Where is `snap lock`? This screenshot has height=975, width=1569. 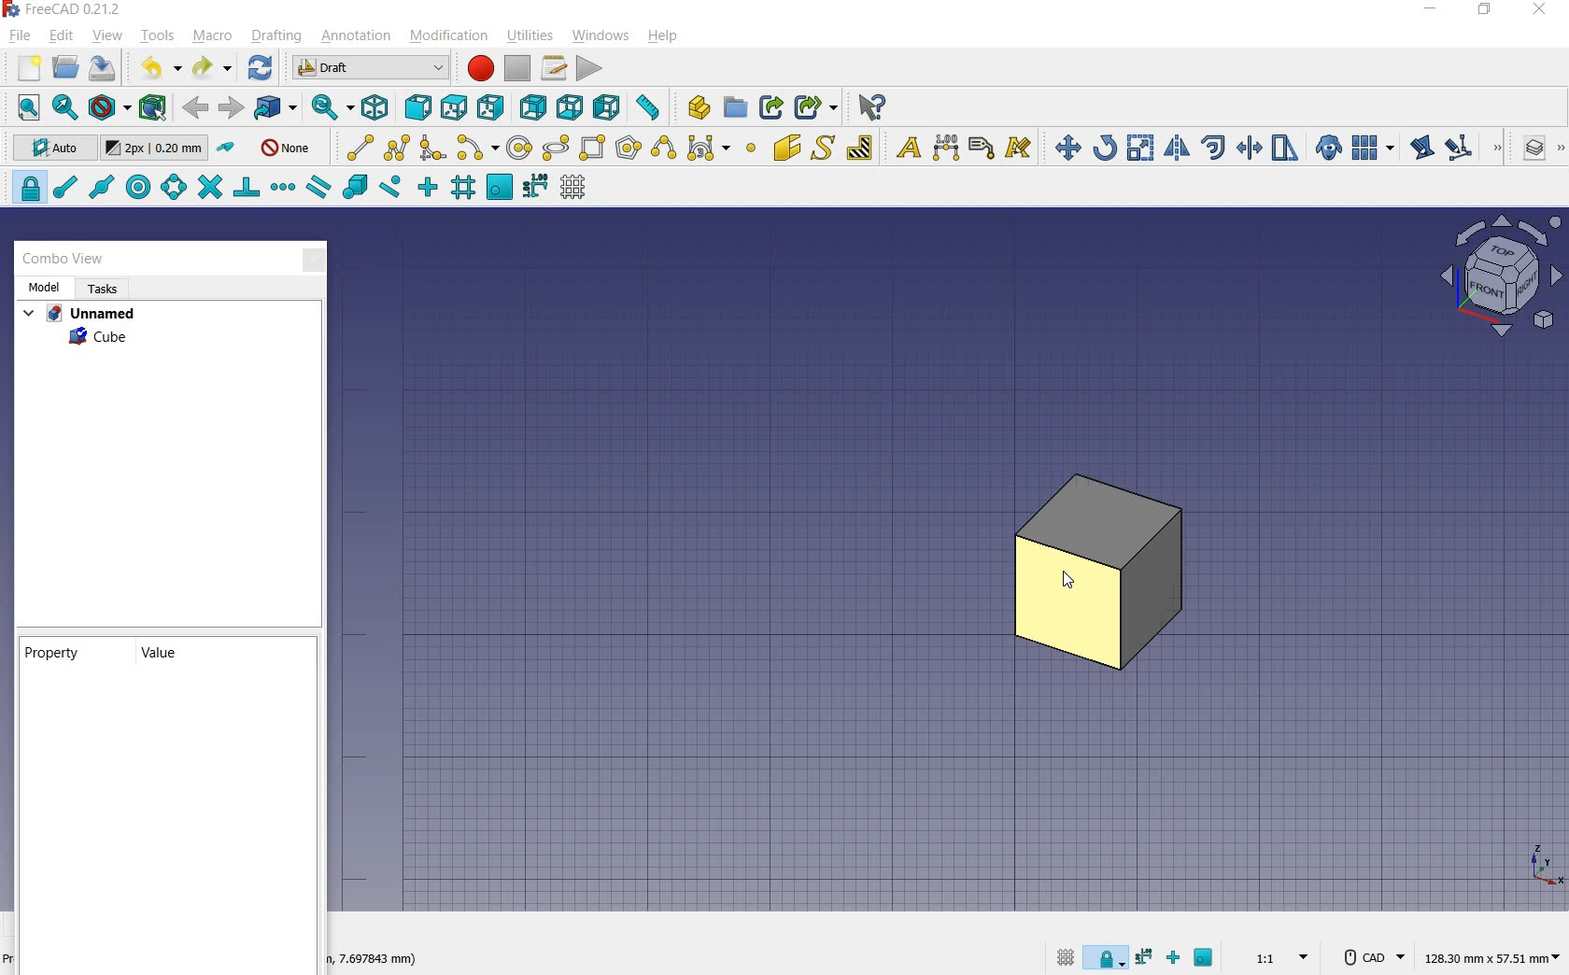
snap lock is located at coordinates (1104, 960).